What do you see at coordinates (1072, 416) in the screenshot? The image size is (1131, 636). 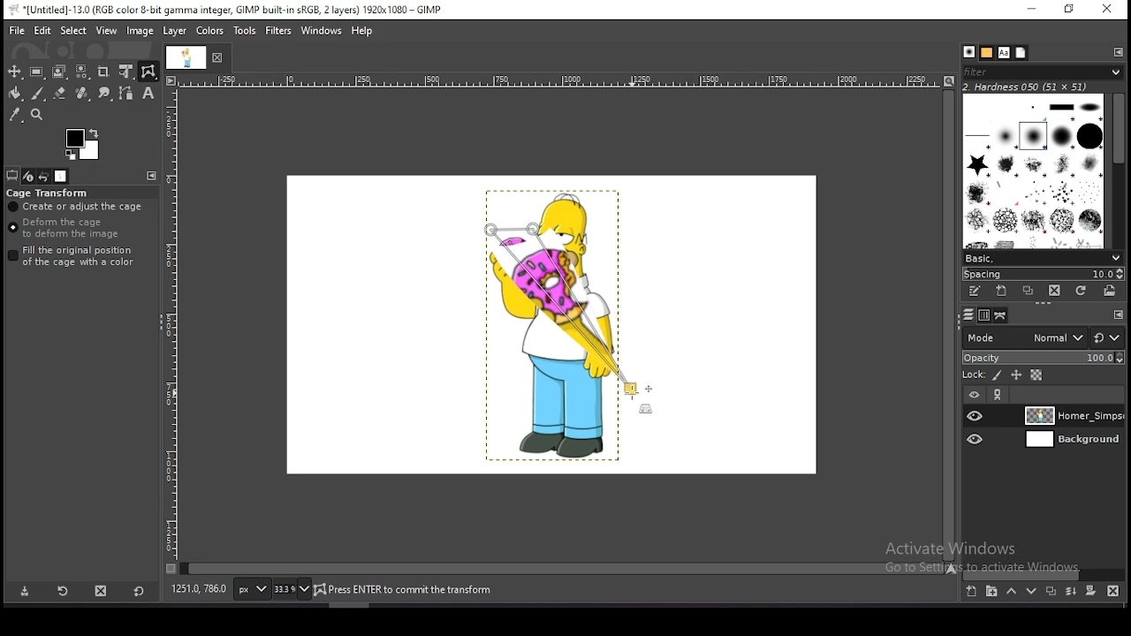 I see `layer` at bounding box center [1072, 416].